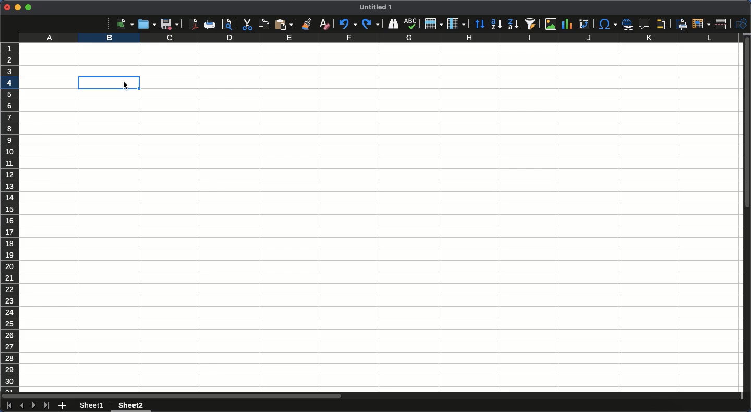  Describe the element at coordinates (660, 25) in the screenshot. I see `Headers and footers` at that location.